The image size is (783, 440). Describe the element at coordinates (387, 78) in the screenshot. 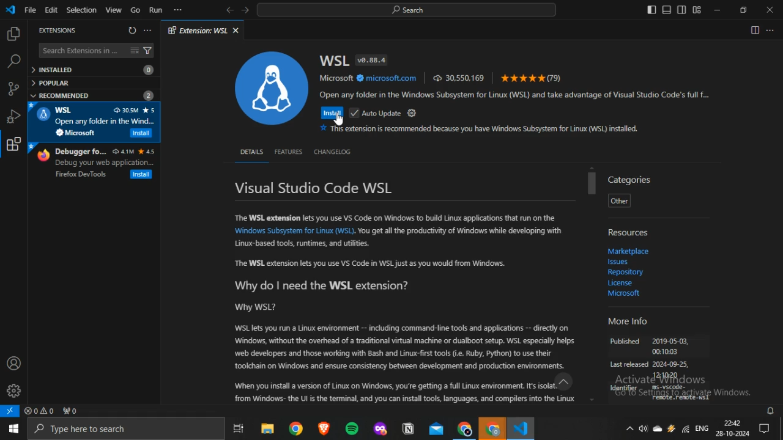

I see `microsoft.com` at that location.